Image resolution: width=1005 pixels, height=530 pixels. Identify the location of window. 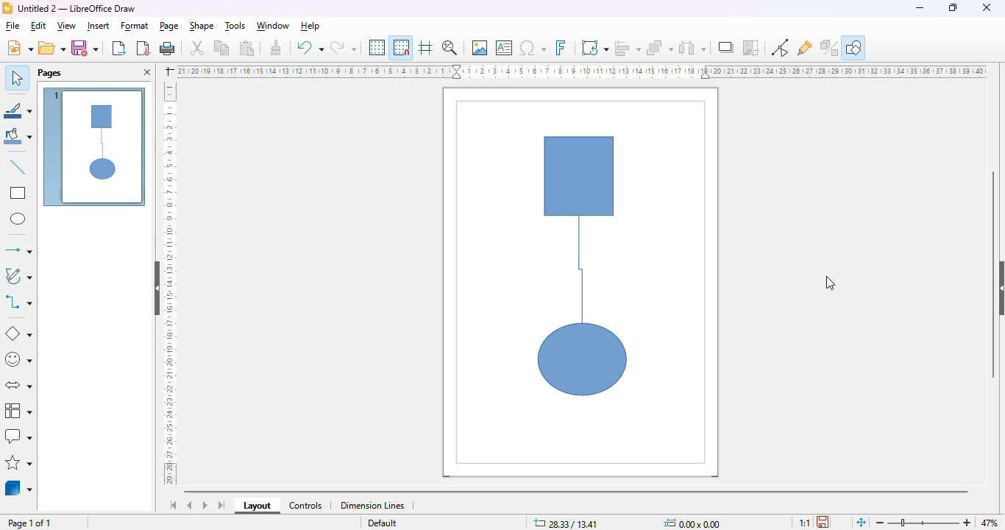
(273, 26).